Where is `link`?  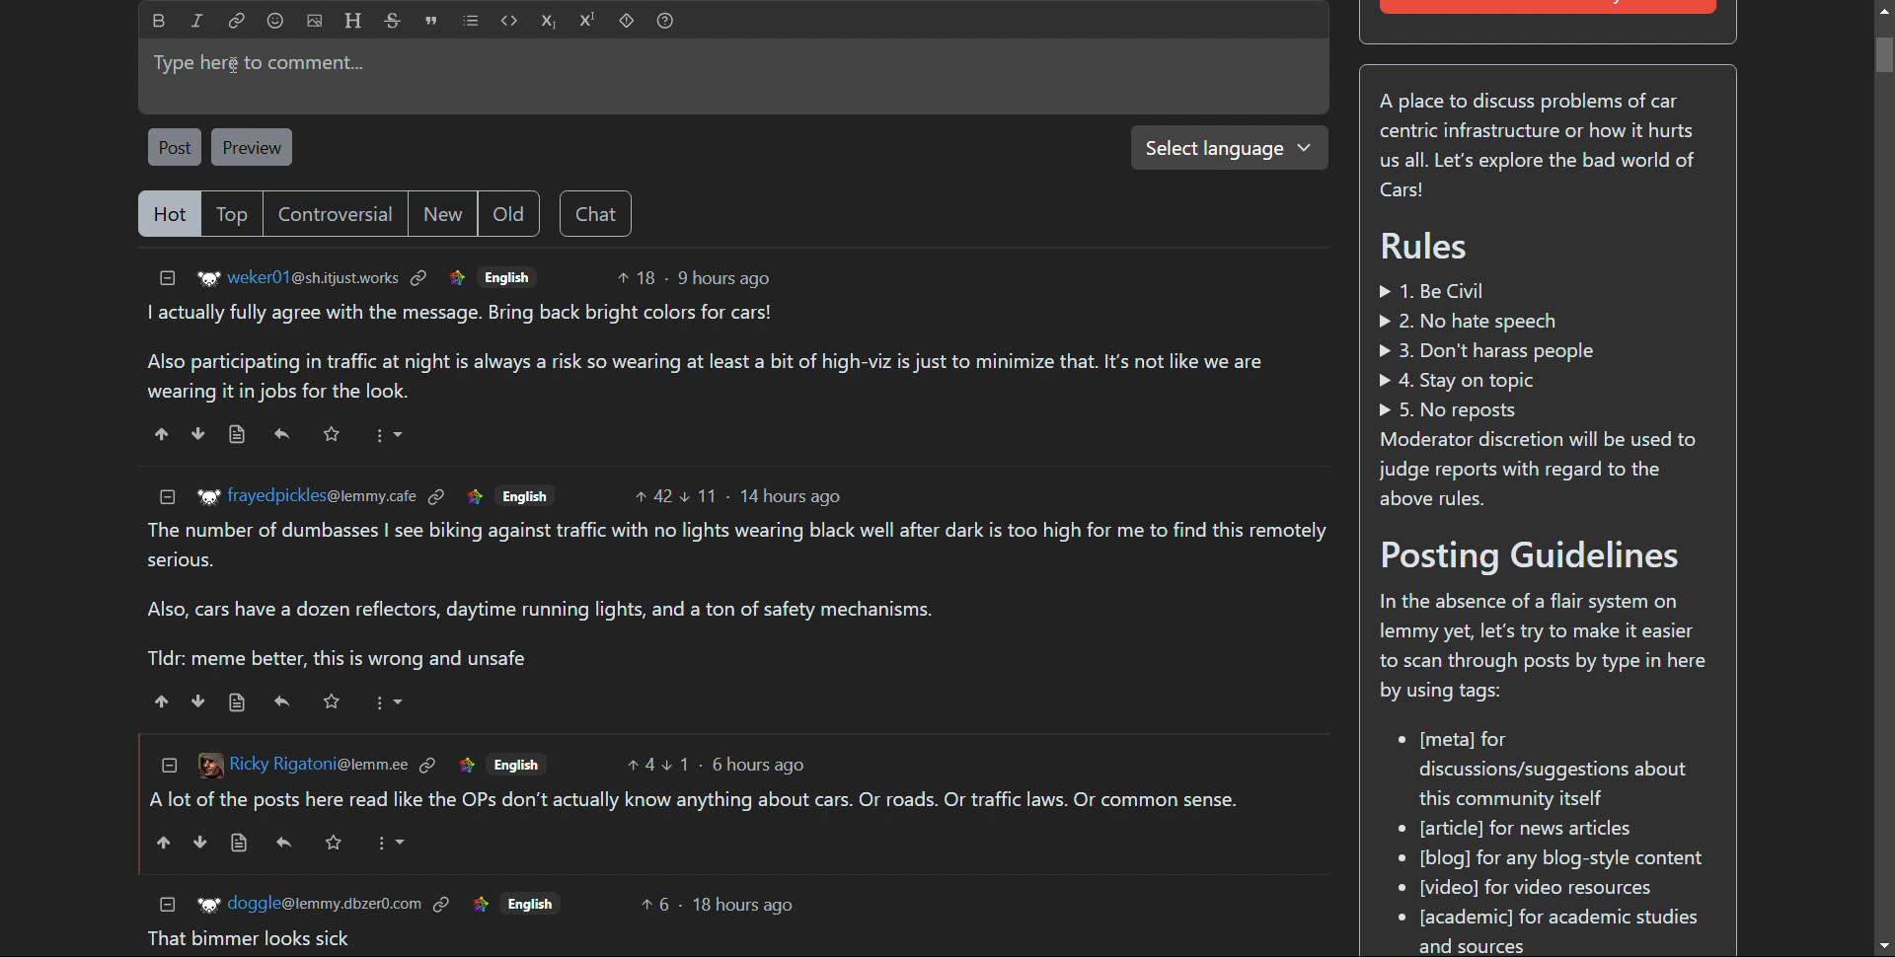 link is located at coordinates (474, 495).